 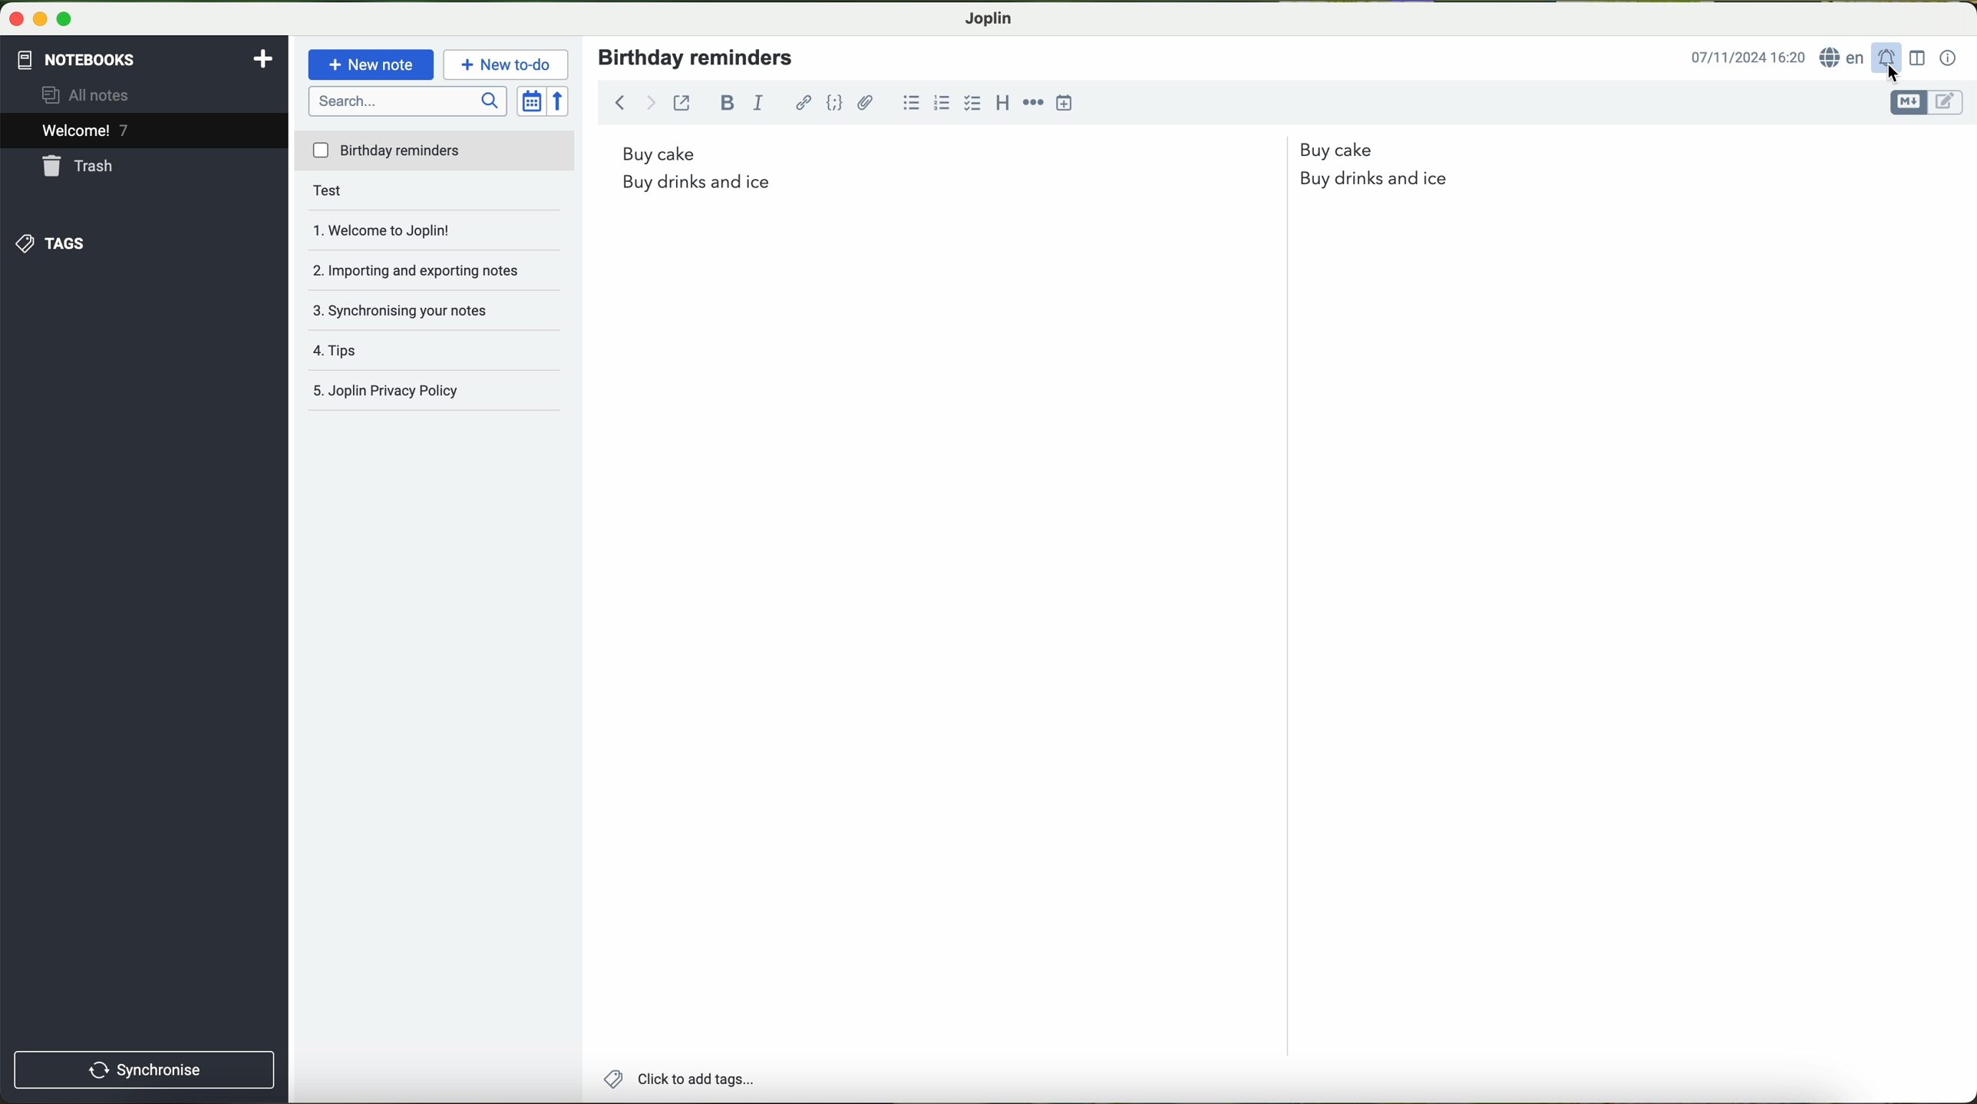 What do you see at coordinates (1890, 77) in the screenshot?
I see `cursor` at bounding box center [1890, 77].